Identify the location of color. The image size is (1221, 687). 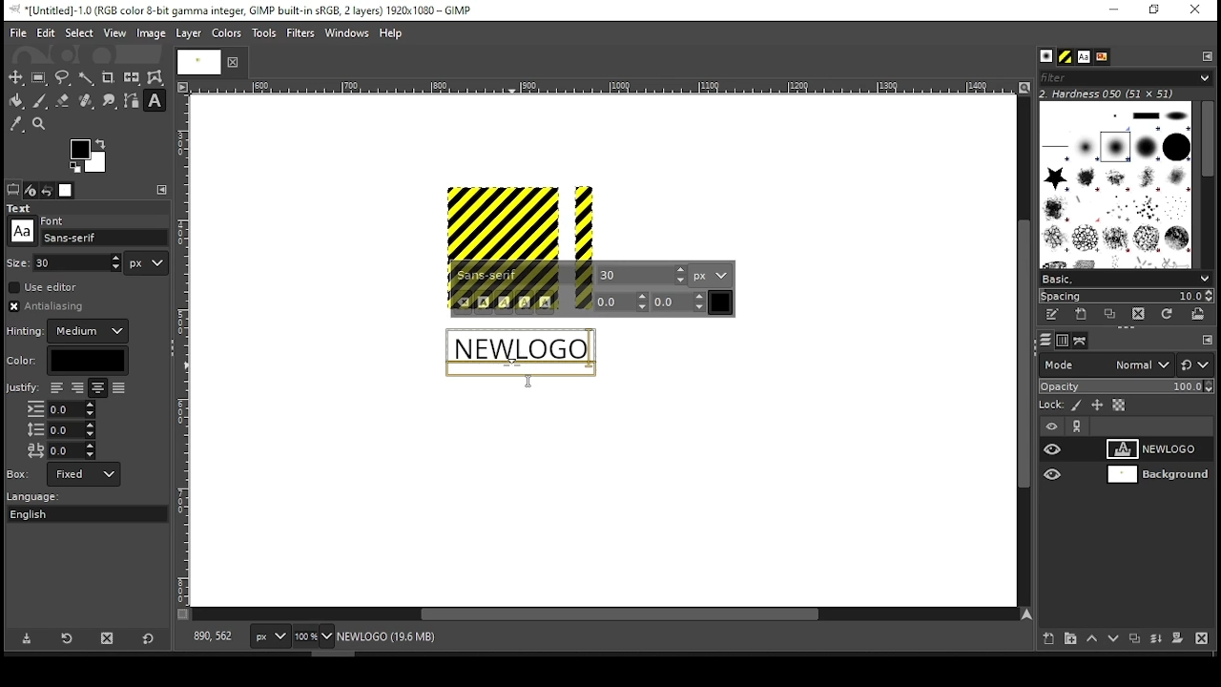
(227, 32).